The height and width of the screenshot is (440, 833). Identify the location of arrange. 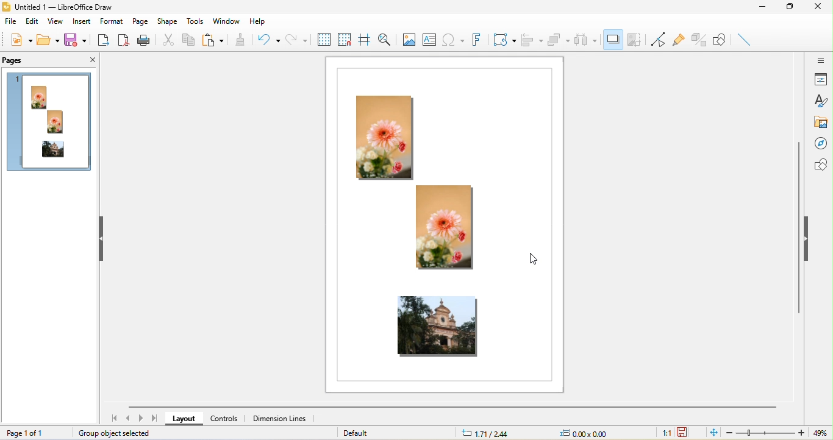
(559, 42).